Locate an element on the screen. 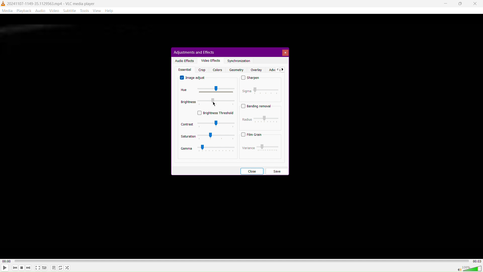 The height and width of the screenshot is (272, 483). Stop is located at coordinates (21, 268).